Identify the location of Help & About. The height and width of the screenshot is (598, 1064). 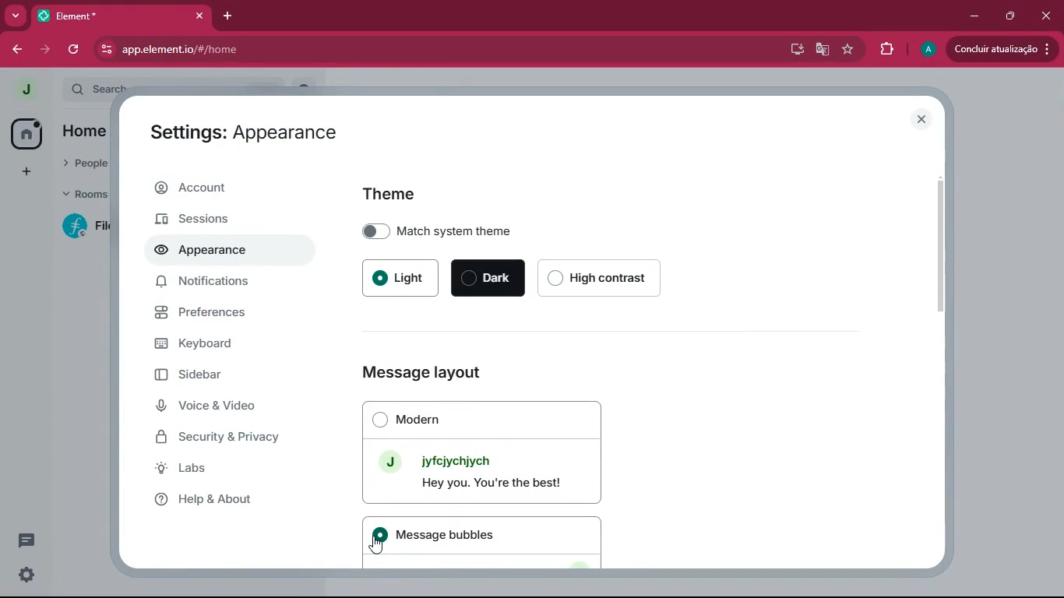
(207, 501).